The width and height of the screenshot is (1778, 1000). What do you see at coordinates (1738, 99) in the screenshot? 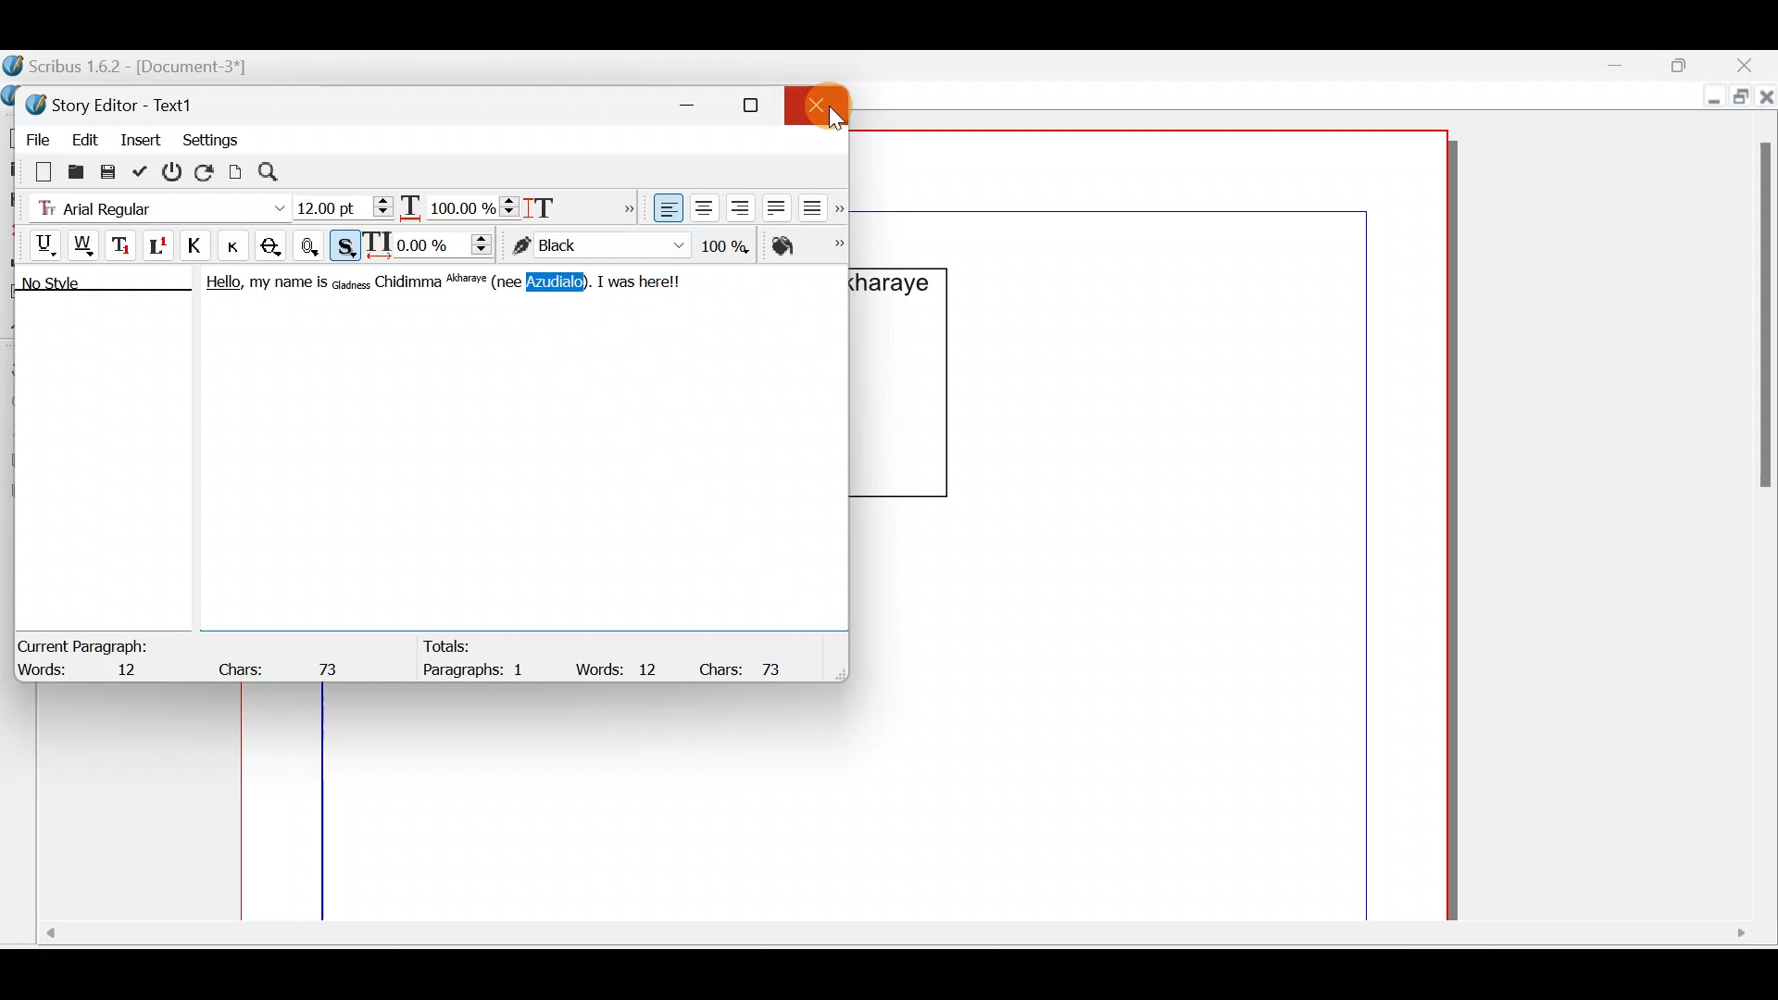
I see `Maximize` at bounding box center [1738, 99].